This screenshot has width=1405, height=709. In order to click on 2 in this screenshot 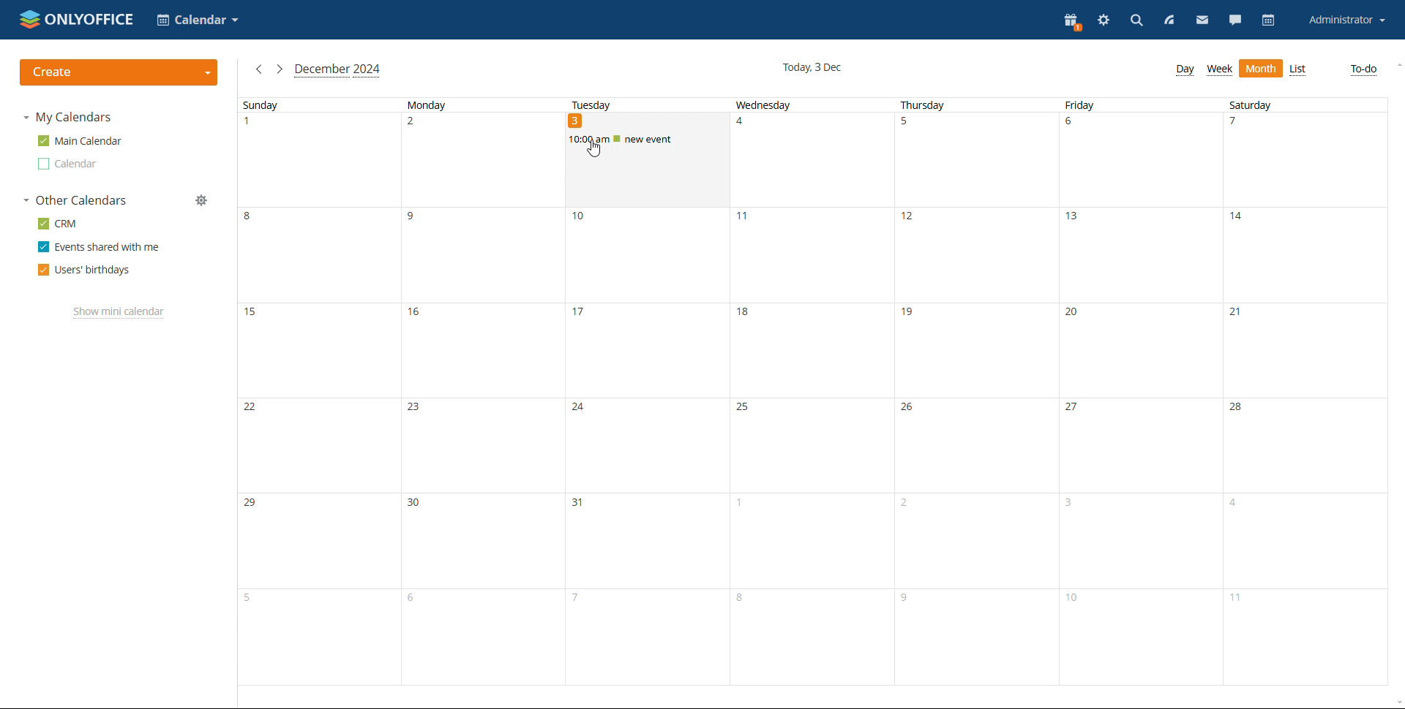, I will do `click(975, 540)`.